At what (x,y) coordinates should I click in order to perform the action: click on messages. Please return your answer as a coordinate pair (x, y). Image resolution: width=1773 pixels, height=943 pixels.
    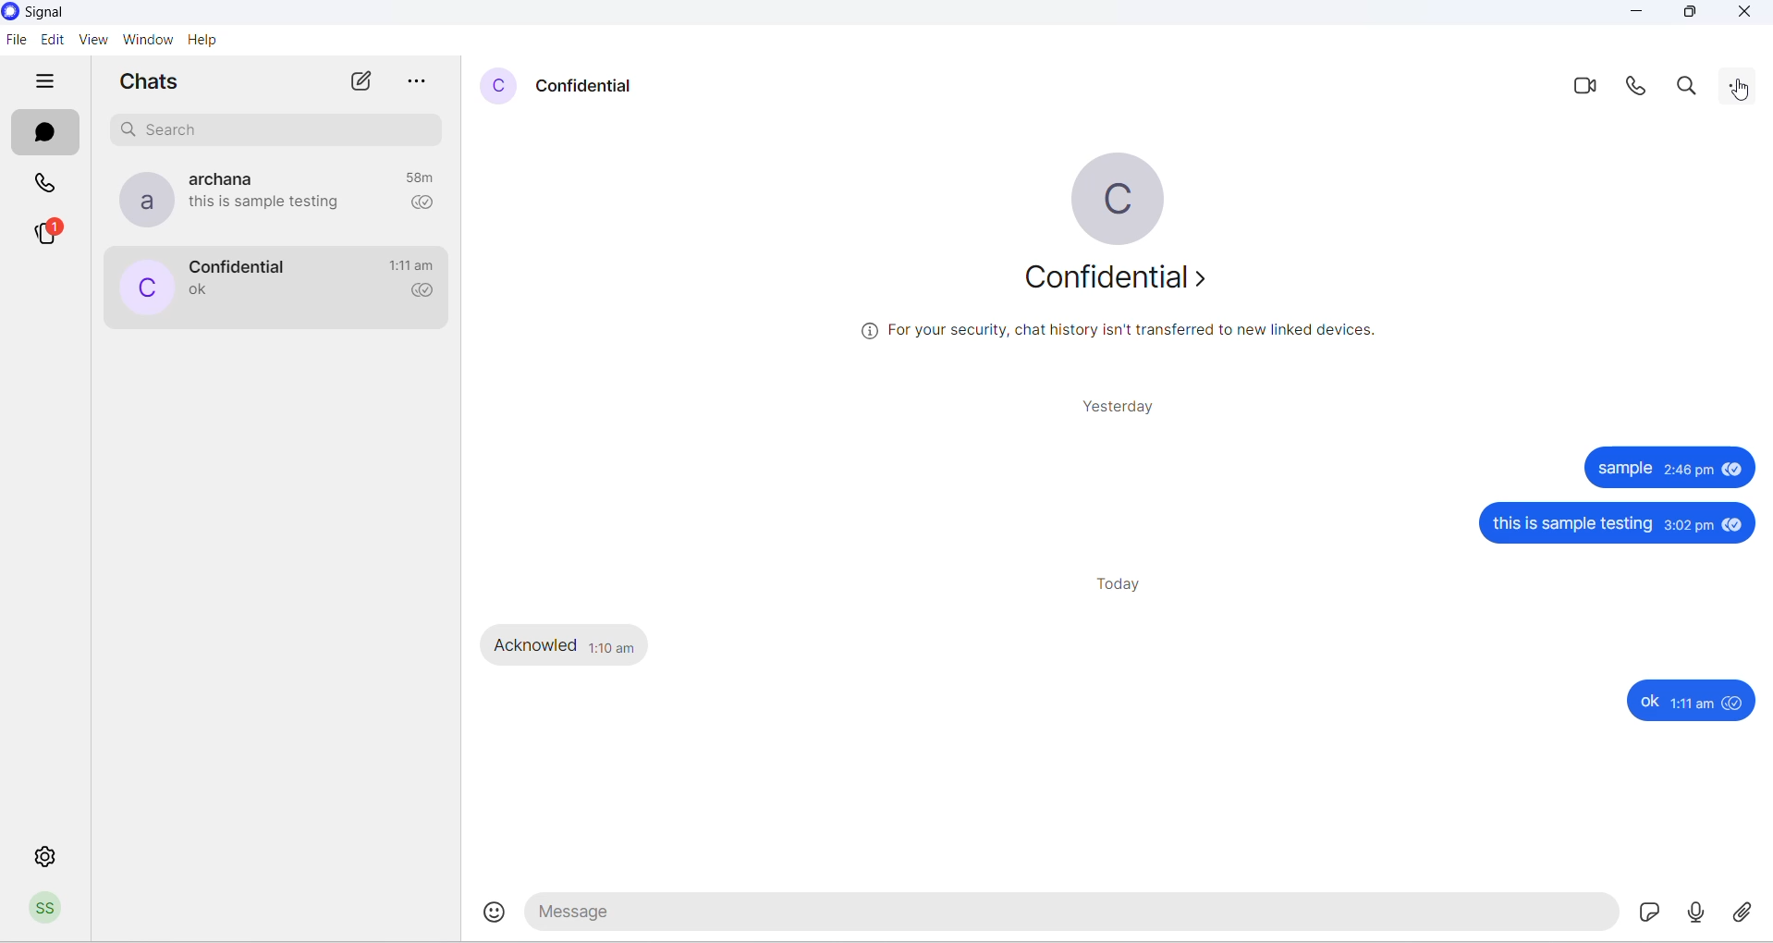
    Looking at the image, I should click on (43, 133).